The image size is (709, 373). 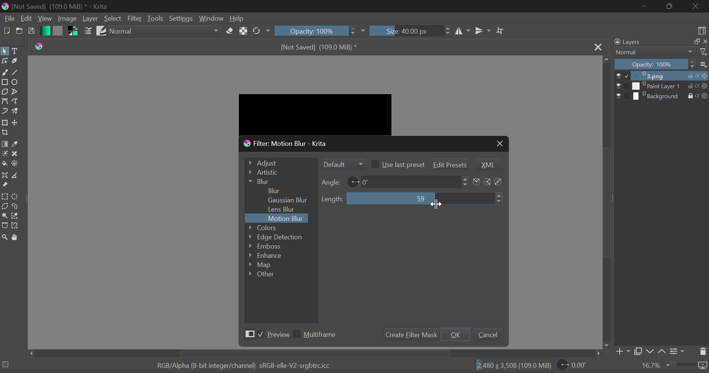 What do you see at coordinates (279, 172) in the screenshot?
I see `Artistic` at bounding box center [279, 172].